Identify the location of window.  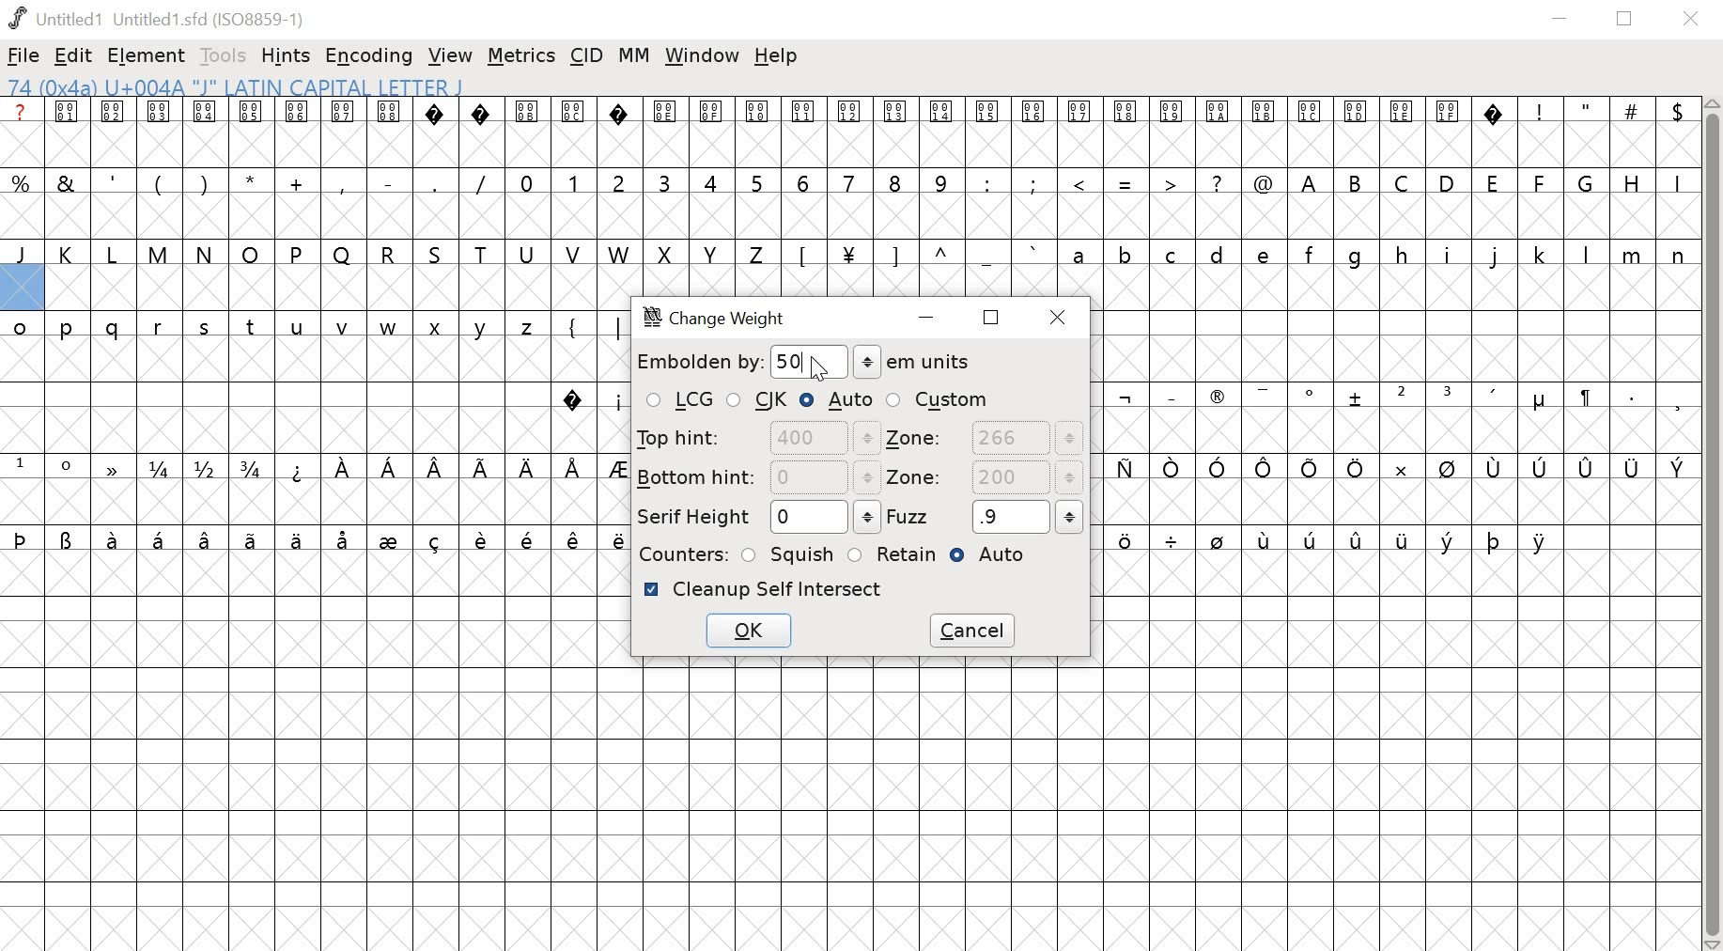
(703, 56).